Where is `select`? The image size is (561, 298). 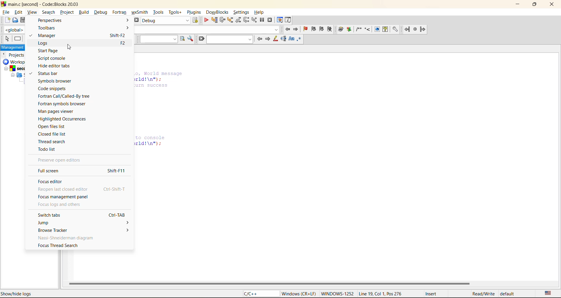
select is located at coordinates (6, 39).